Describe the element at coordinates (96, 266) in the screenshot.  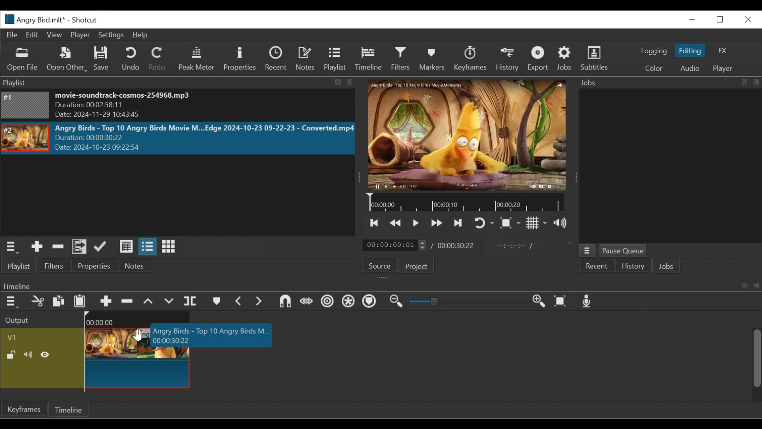
I see `Properties` at that location.